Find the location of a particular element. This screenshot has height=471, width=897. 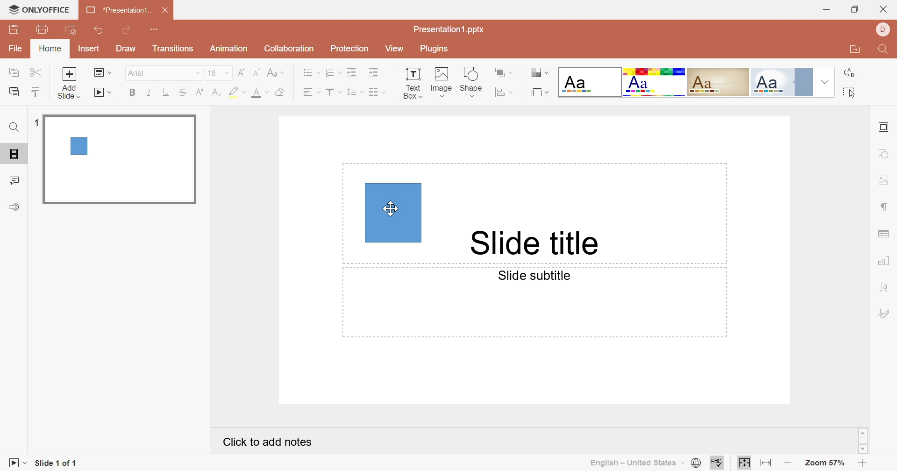

Decrease Indent is located at coordinates (353, 72).